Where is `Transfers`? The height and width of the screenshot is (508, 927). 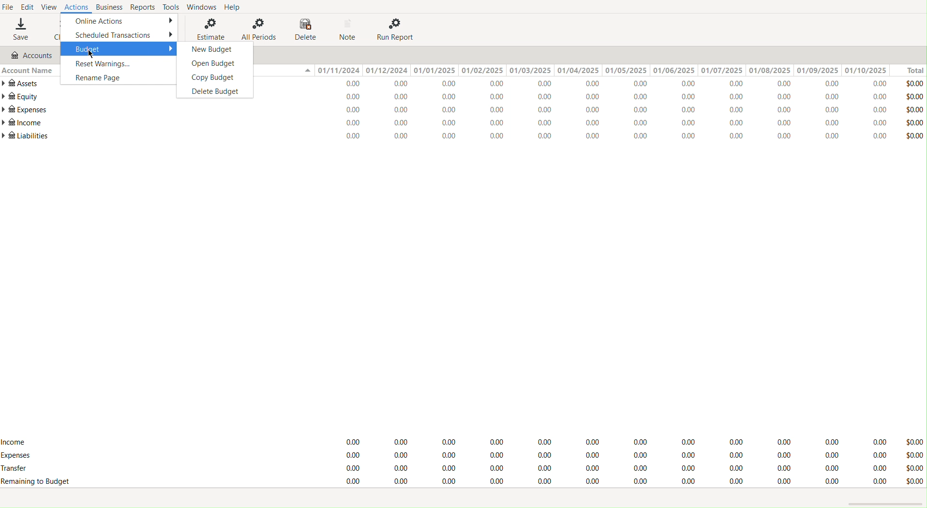 Transfers is located at coordinates (617, 467).